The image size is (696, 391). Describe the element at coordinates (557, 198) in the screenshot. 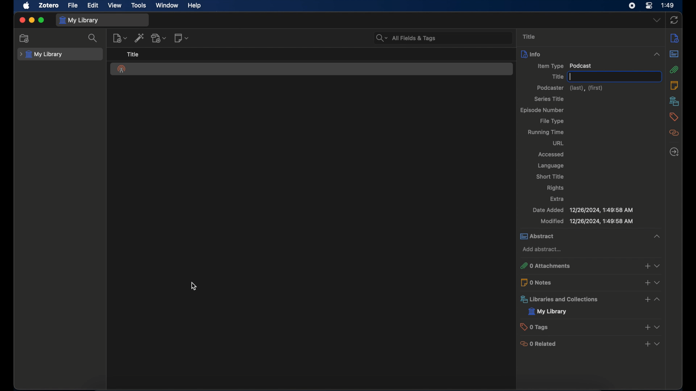

I see `extra` at that location.